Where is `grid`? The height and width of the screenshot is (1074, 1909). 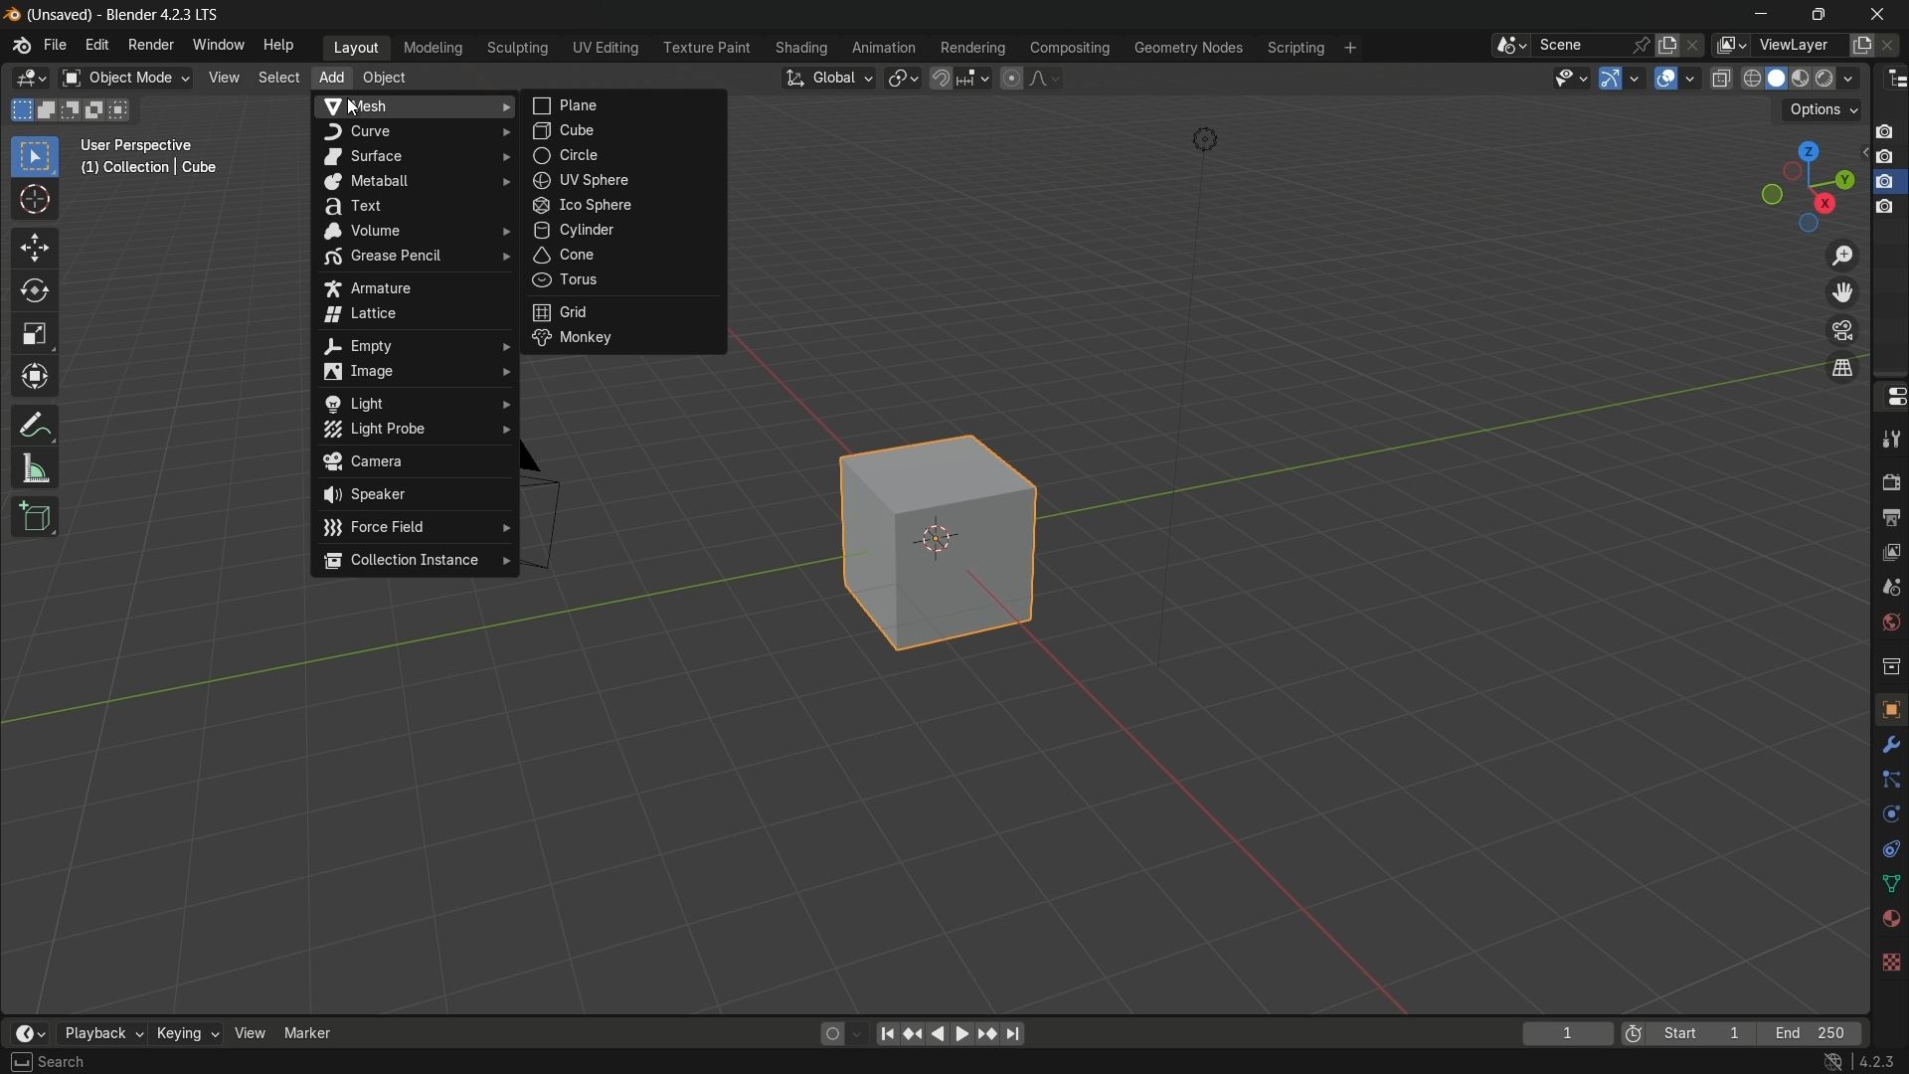 grid is located at coordinates (625, 312).